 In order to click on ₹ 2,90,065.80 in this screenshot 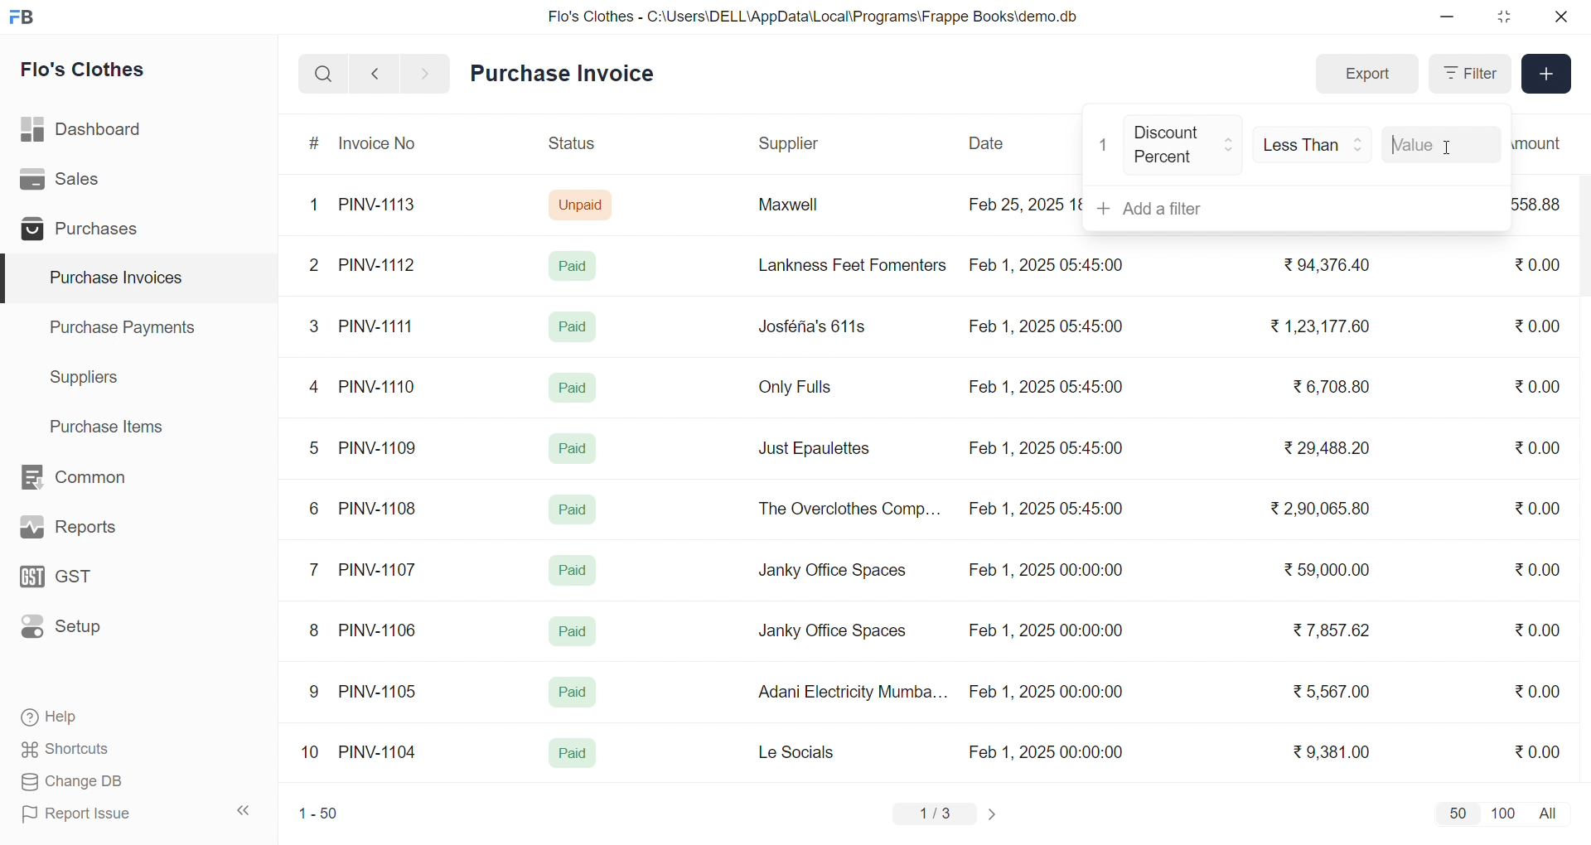, I will do `click(1322, 509)`.